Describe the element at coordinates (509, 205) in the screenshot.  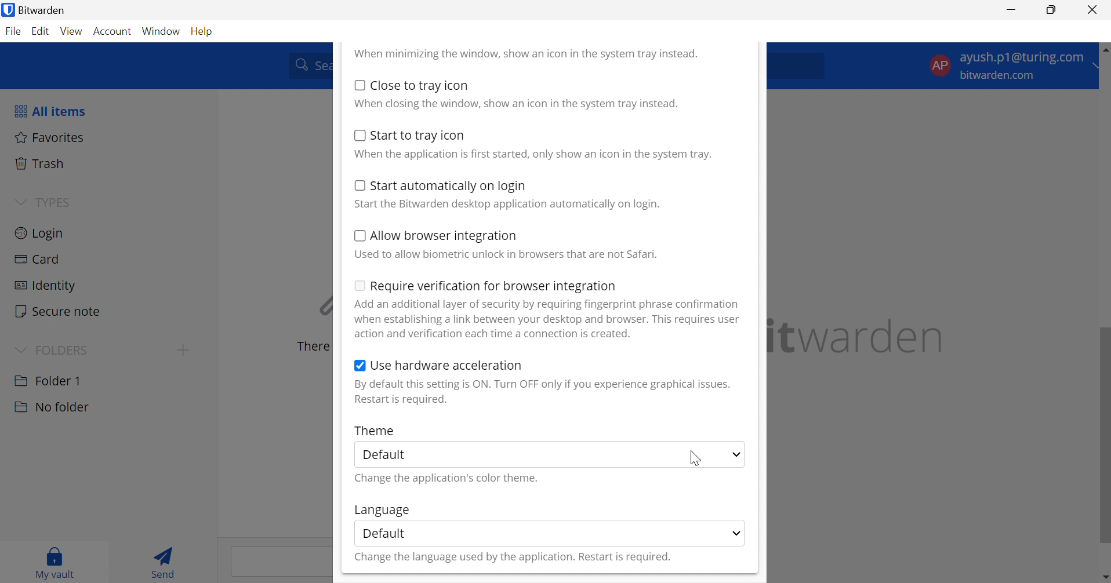
I see `Start the Bitwarden desktop application automatically on login.` at that location.